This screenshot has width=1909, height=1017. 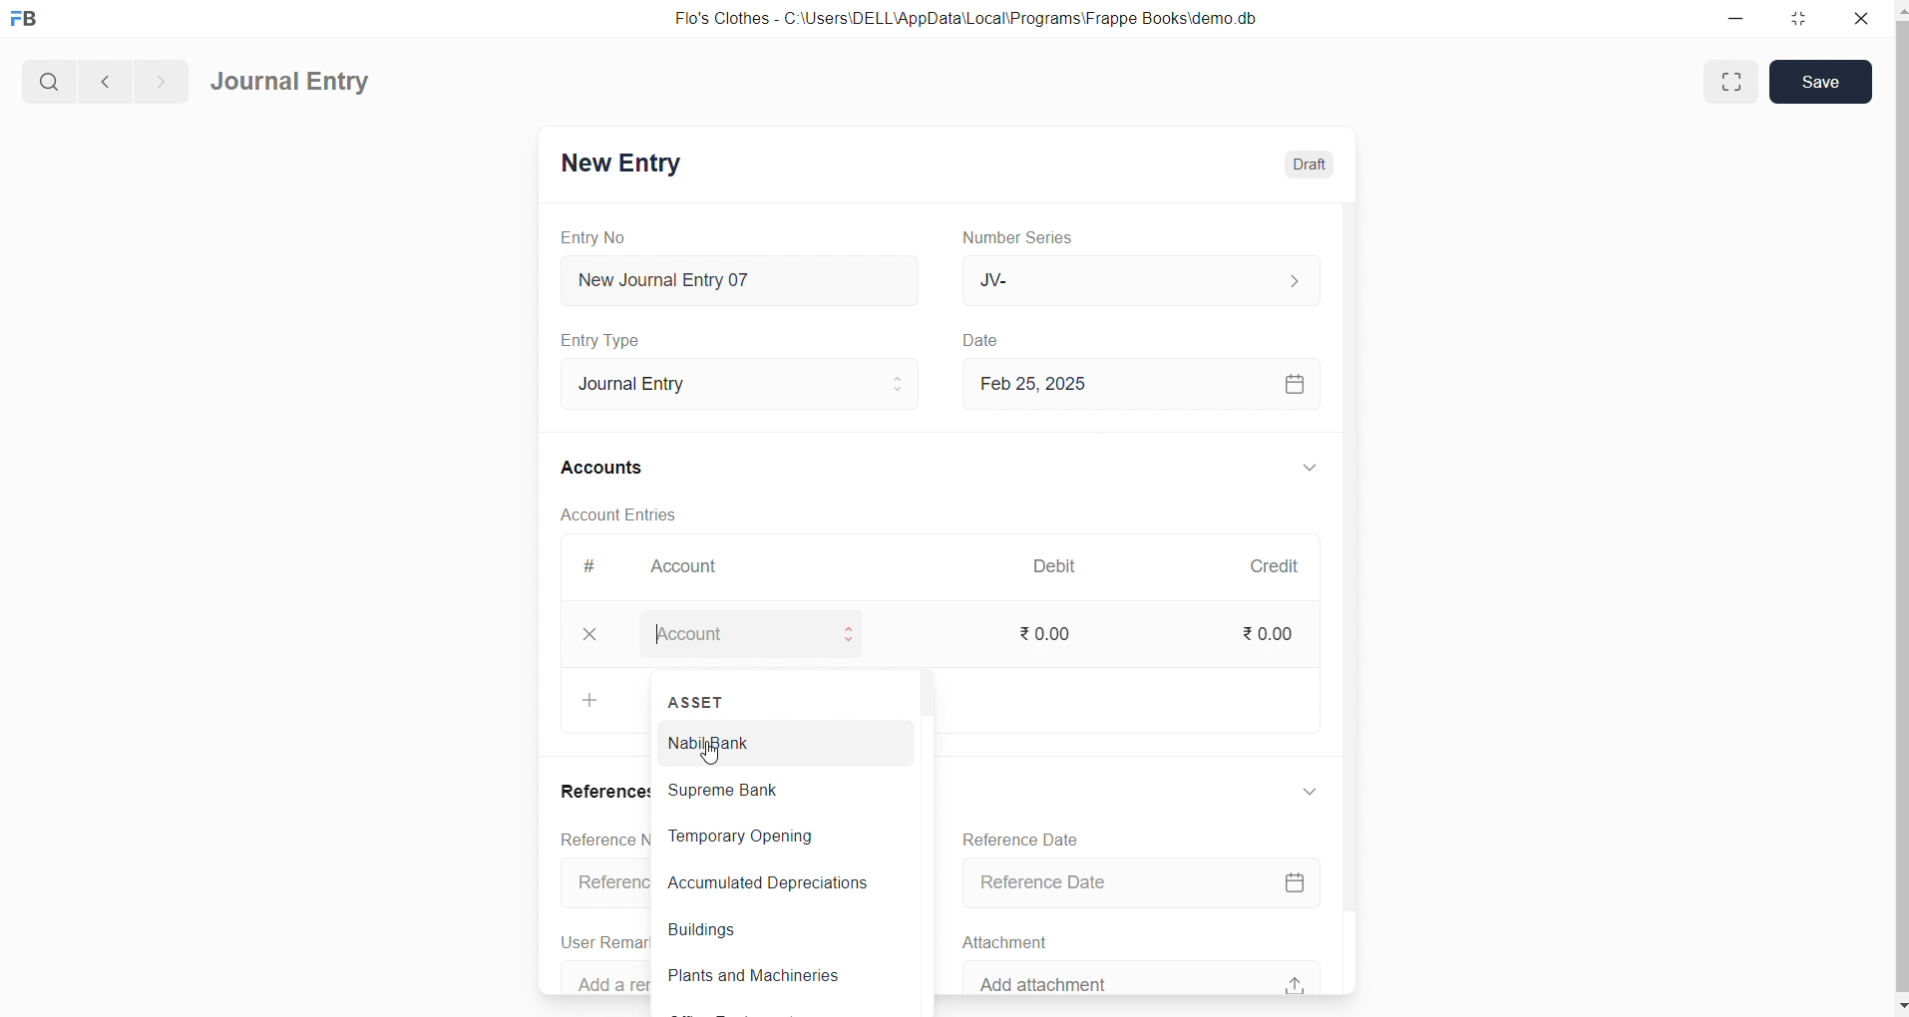 What do you see at coordinates (771, 932) in the screenshot?
I see `Buildings` at bounding box center [771, 932].